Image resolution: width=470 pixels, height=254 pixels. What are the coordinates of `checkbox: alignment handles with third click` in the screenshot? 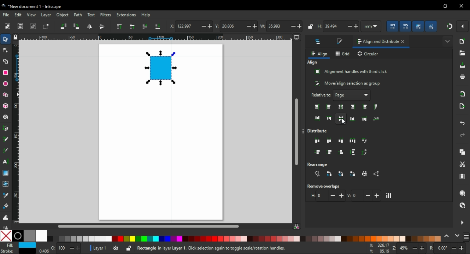 It's located at (351, 72).